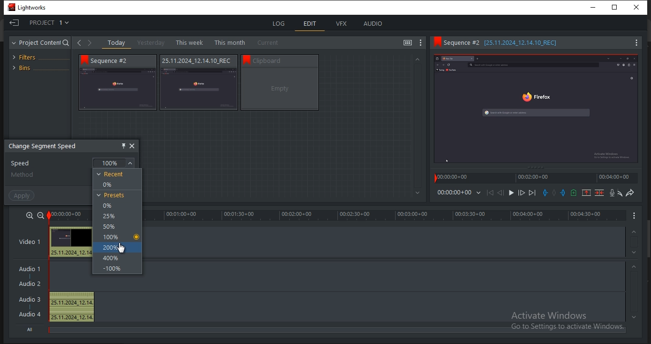  Describe the element at coordinates (533, 193) in the screenshot. I see `move forward` at that location.